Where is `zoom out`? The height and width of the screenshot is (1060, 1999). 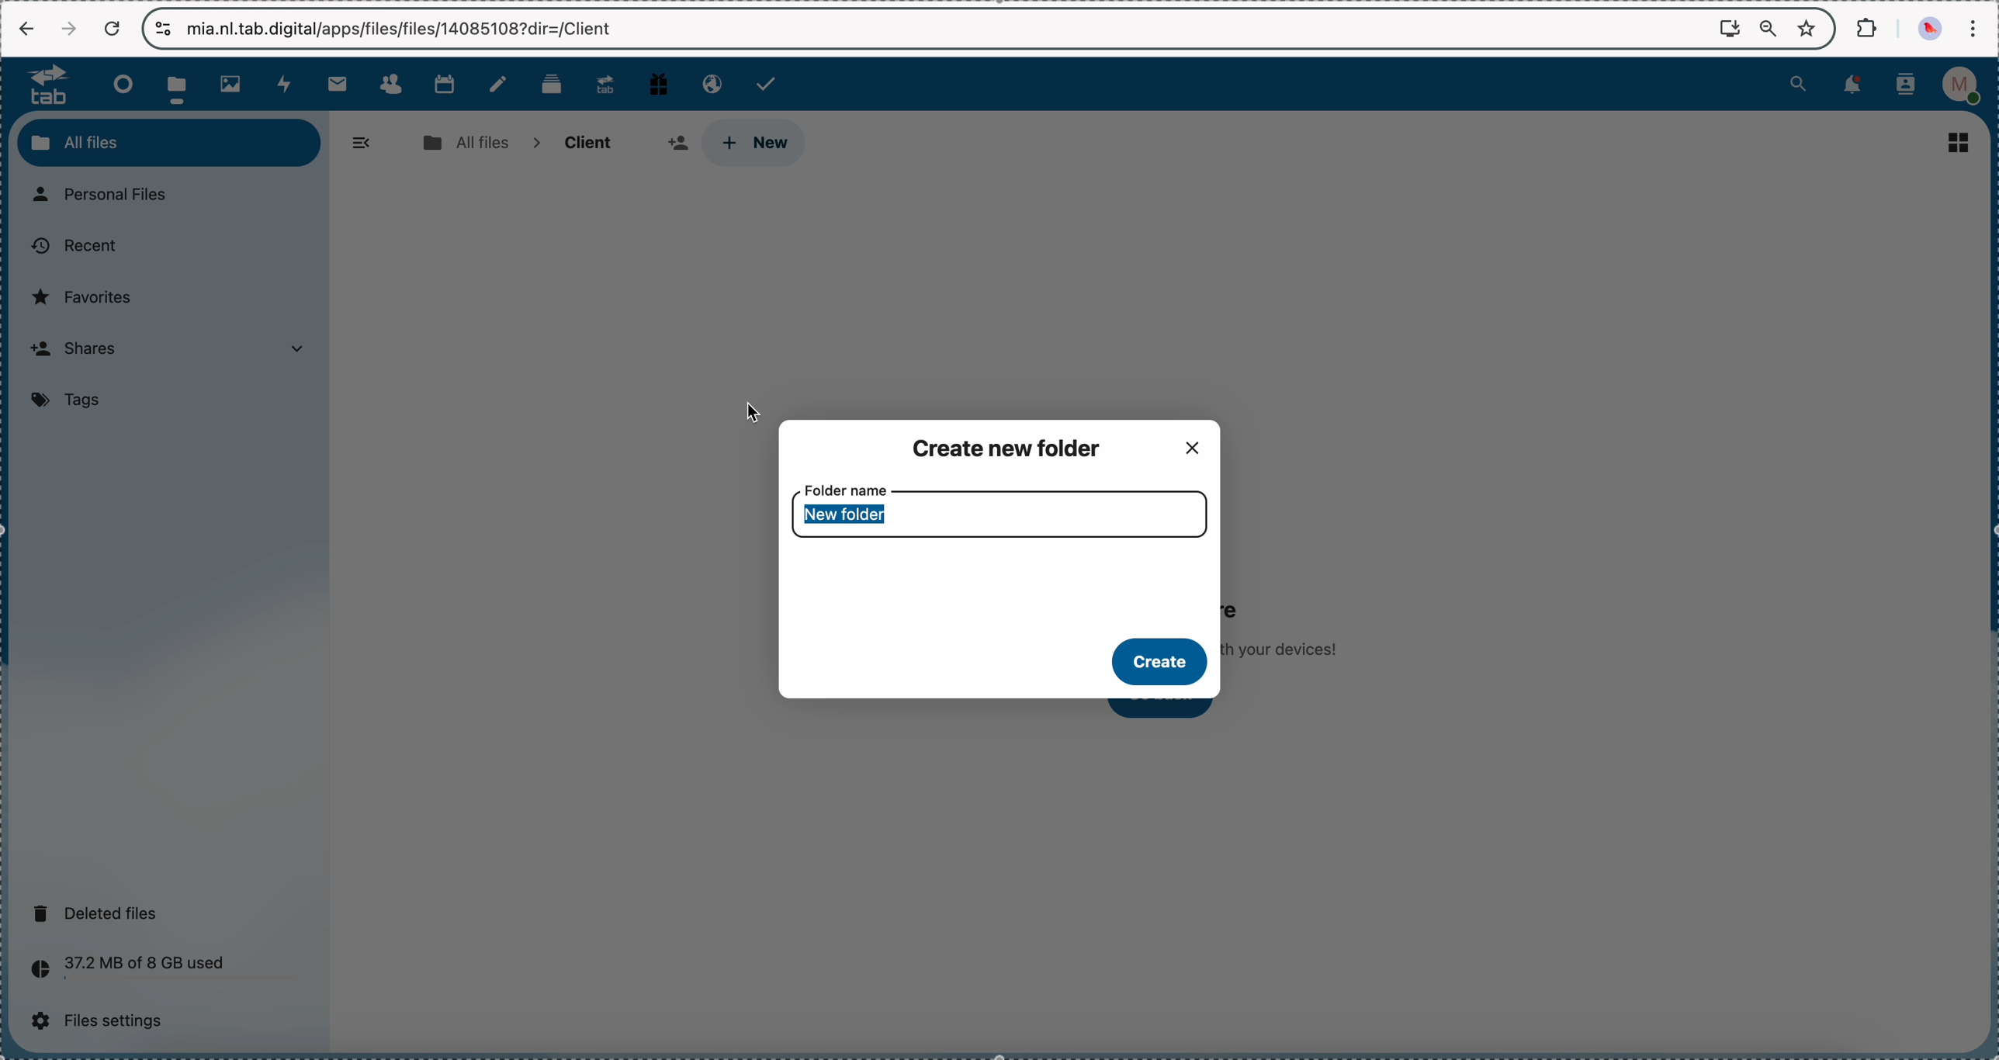 zoom out is located at coordinates (1769, 29).